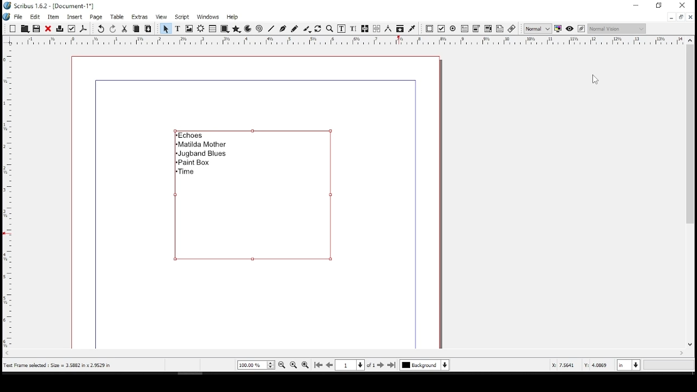 Image resolution: width=697 pixels, height=392 pixels. I want to click on close window, so click(684, 5).